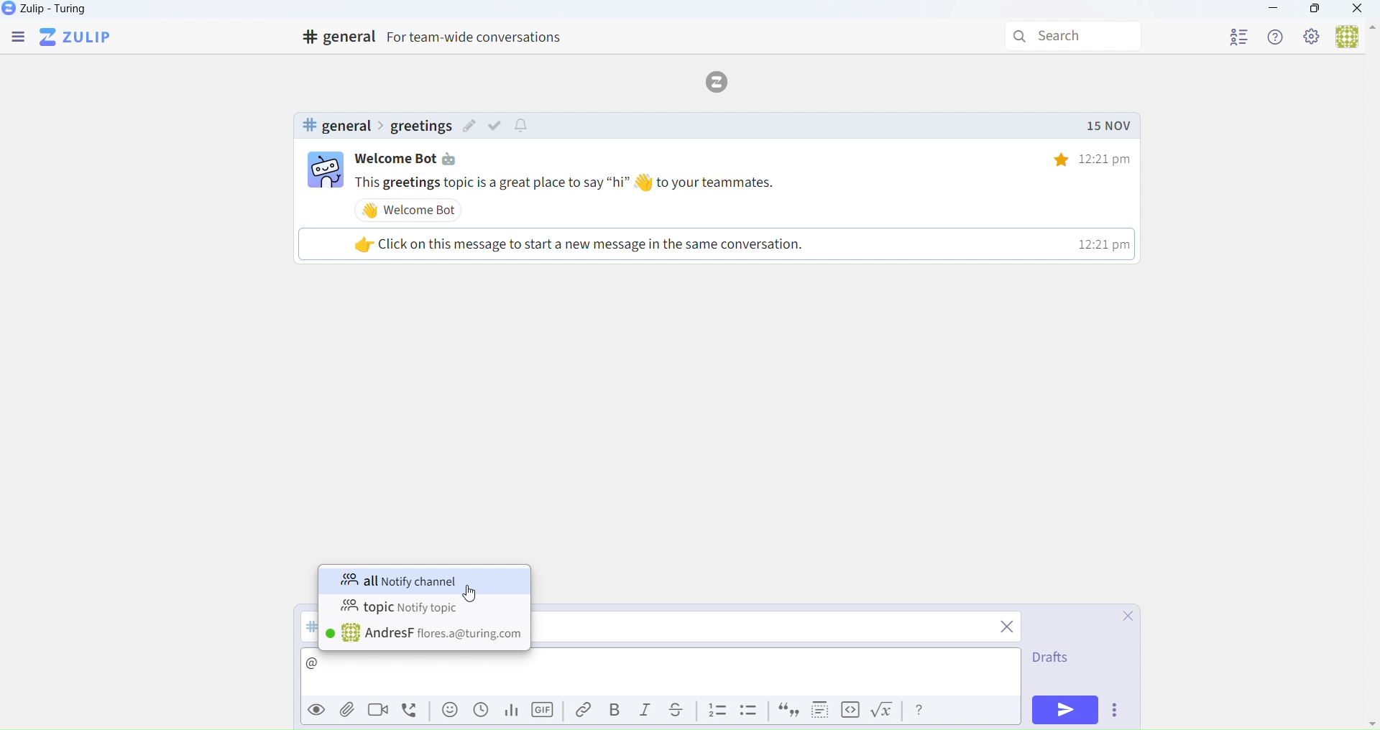 The image size is (1380, 730). What do you see at coordinates (348, 711) in the screenshot?
I see `Attachment` at bounding box center [348, 711].